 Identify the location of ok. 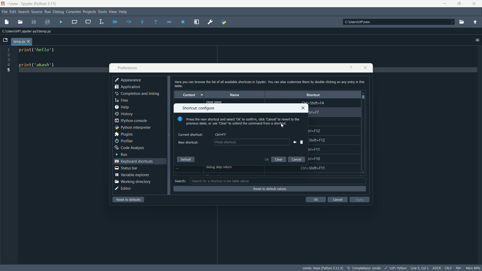
(266, 159).